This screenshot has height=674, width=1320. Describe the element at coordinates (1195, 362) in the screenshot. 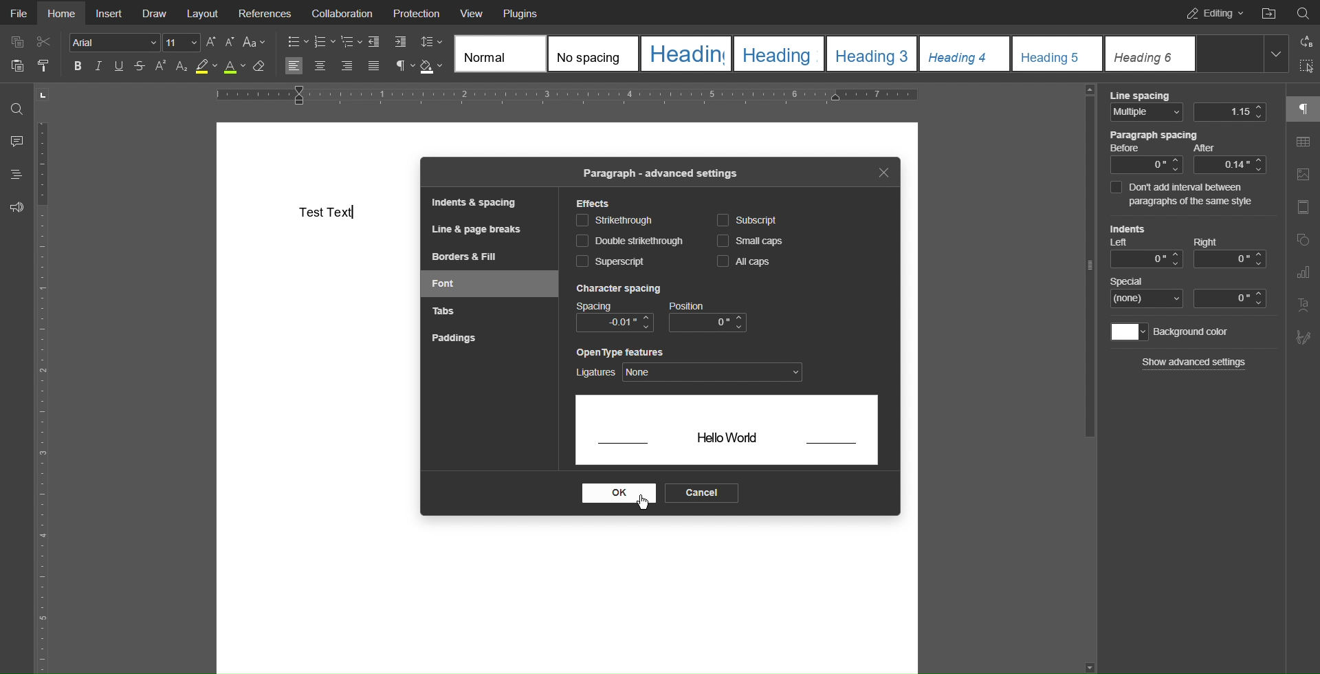

I see `Show advanced settings` at that location.